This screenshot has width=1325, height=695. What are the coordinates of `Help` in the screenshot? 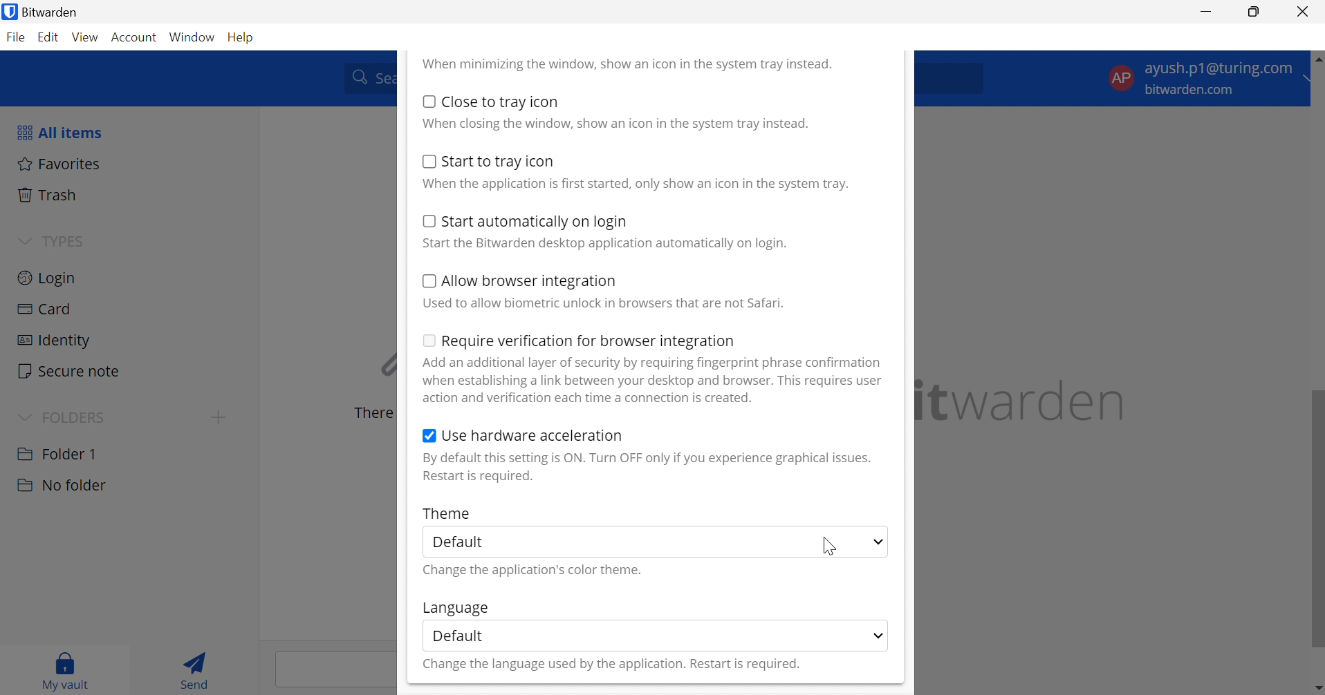 It's located at (243, 36).